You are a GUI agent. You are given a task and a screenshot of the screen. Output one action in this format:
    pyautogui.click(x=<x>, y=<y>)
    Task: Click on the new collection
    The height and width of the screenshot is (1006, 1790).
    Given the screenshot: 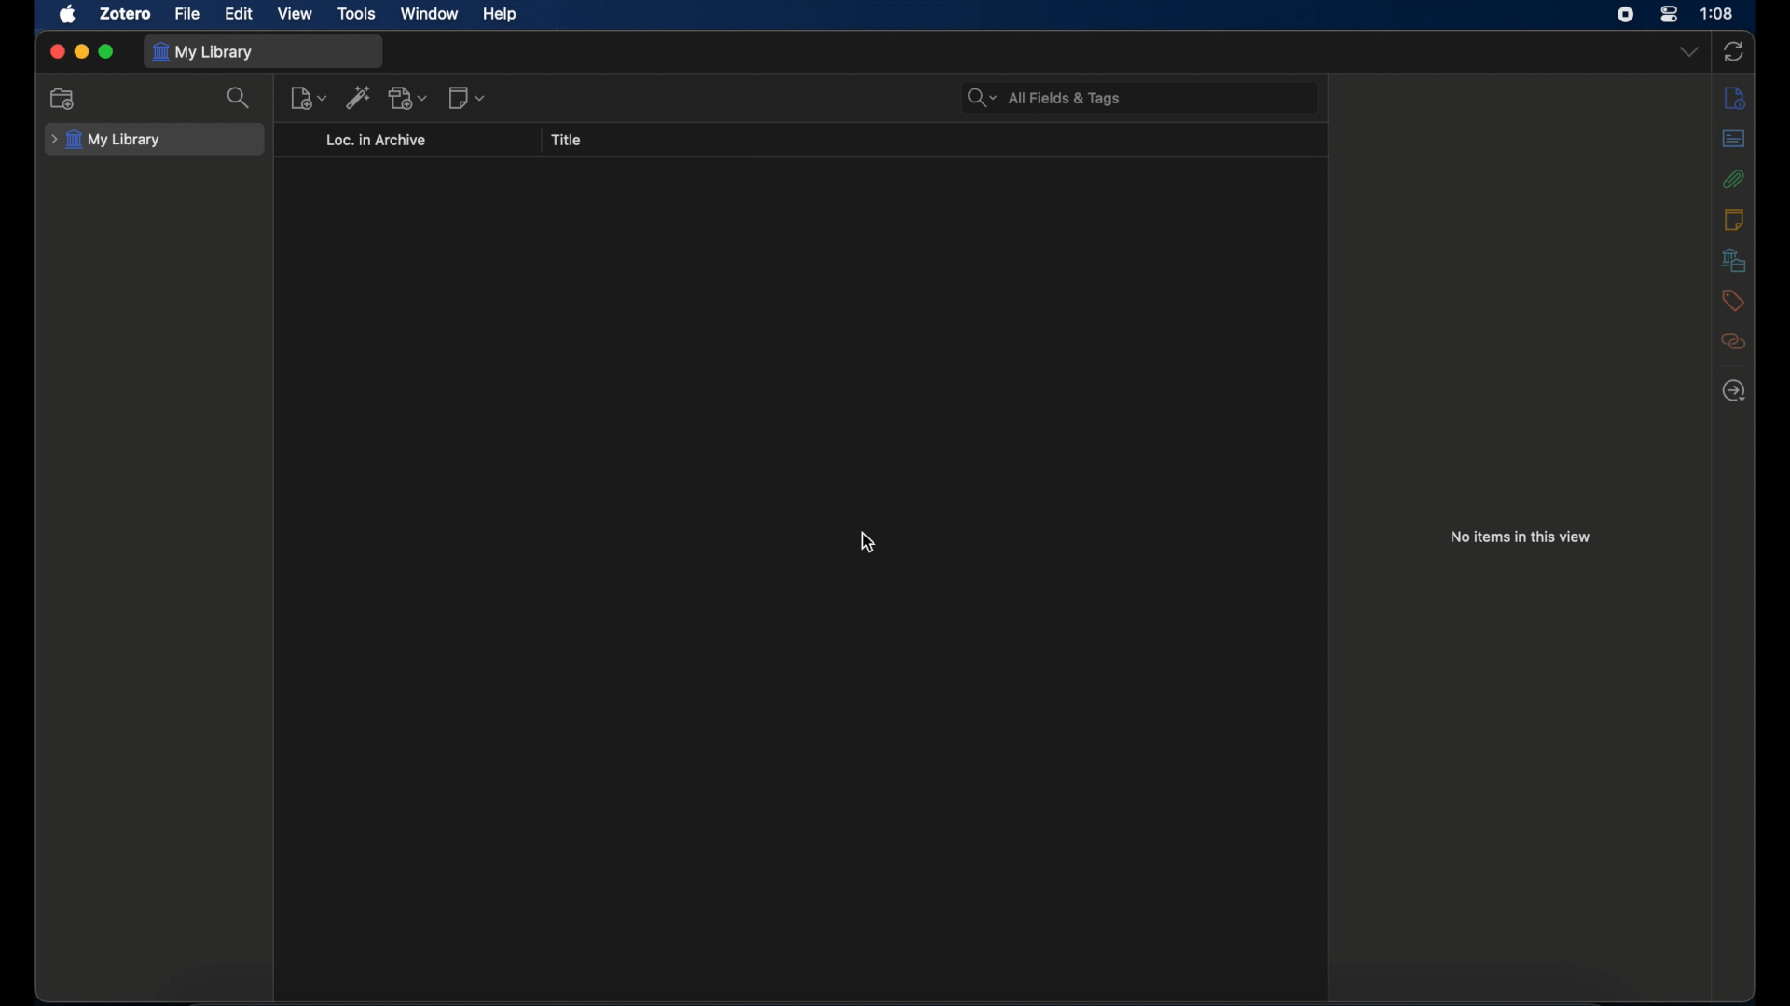 What is the action you would take?
    pyautogui.click(x=62, y=99)
    